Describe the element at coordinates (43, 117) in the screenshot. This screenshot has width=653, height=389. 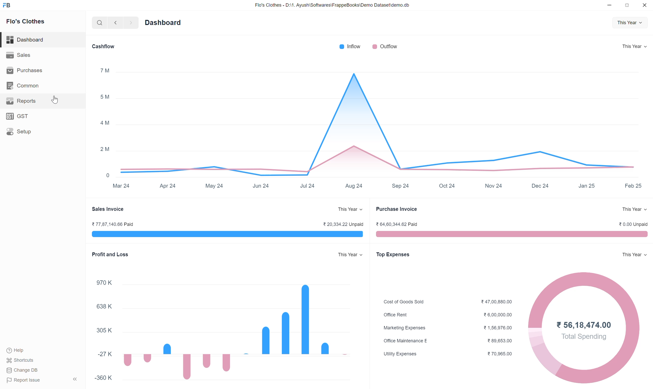
I see `GST` at that location.